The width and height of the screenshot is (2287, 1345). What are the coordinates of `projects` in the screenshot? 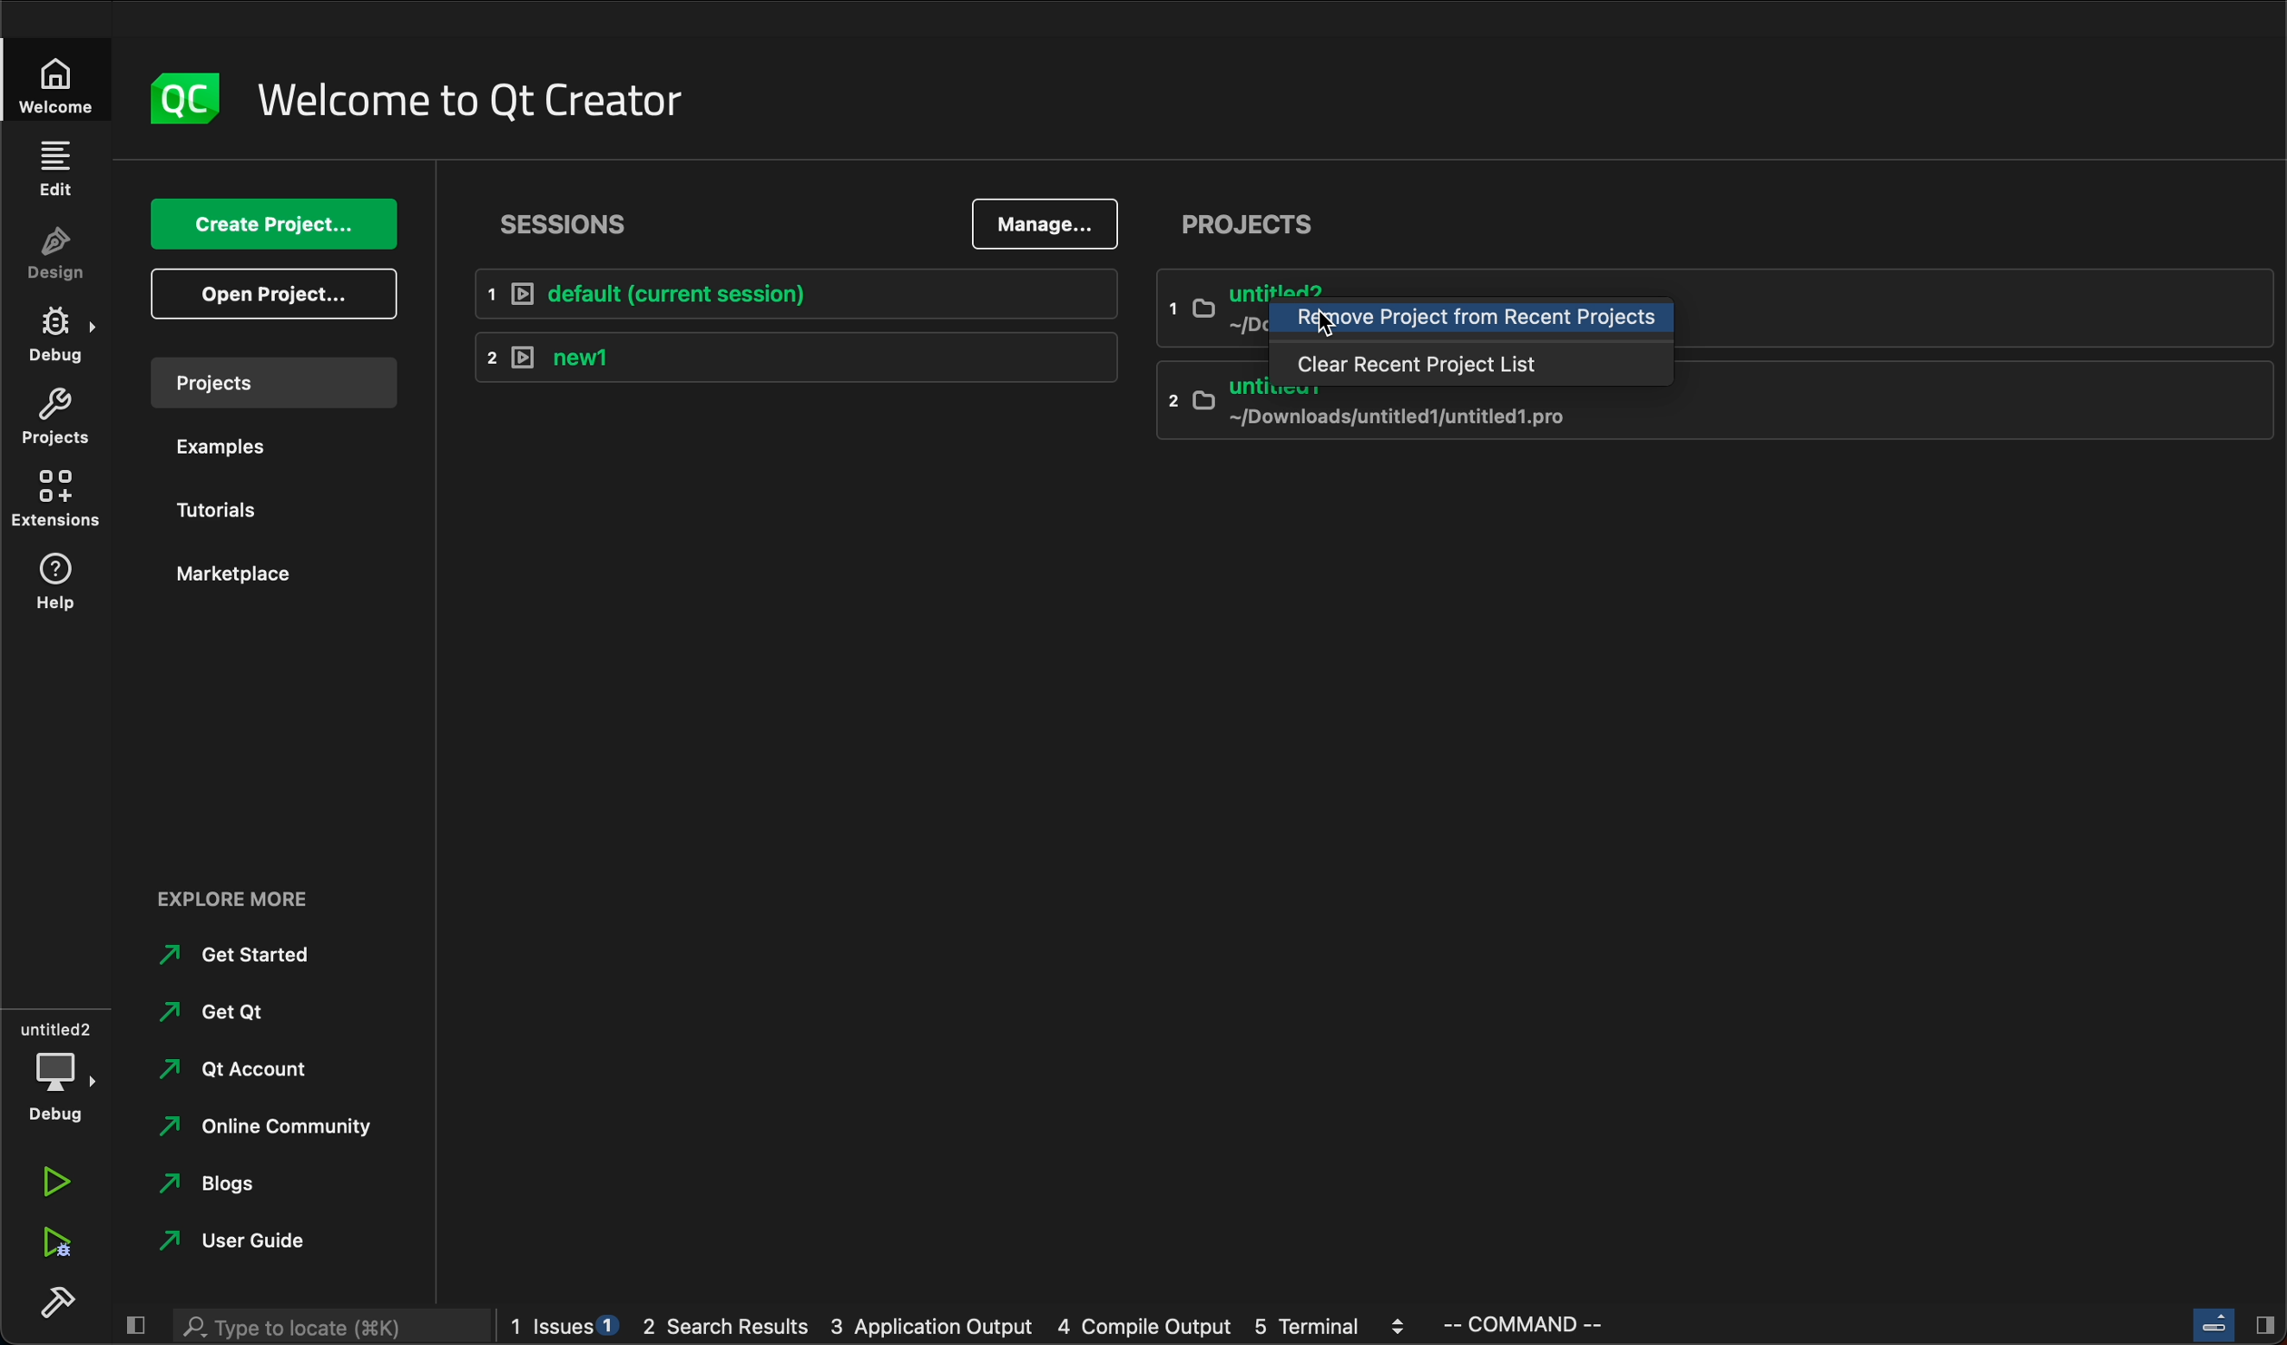 It's located at (1252, 220).